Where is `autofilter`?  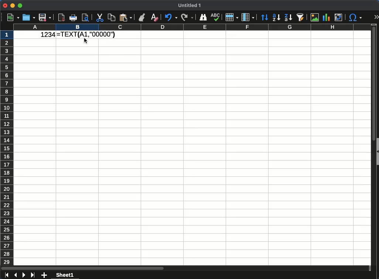
autofilter is located at coordinates (301, 17).